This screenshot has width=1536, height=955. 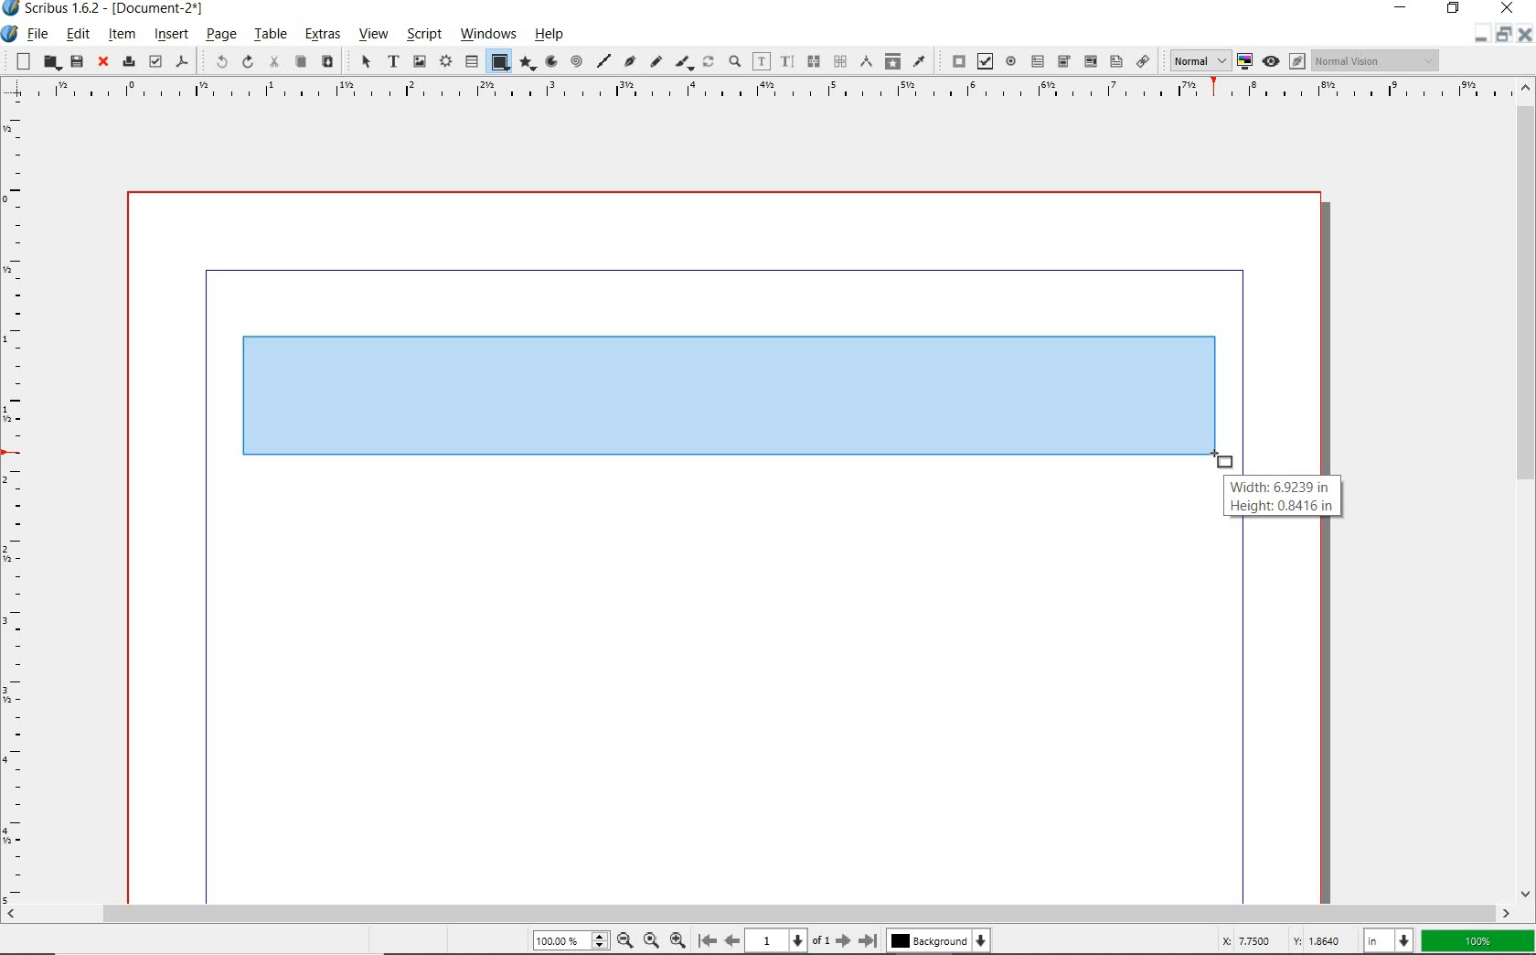 I want to click on line, so click(x=604, y=60).